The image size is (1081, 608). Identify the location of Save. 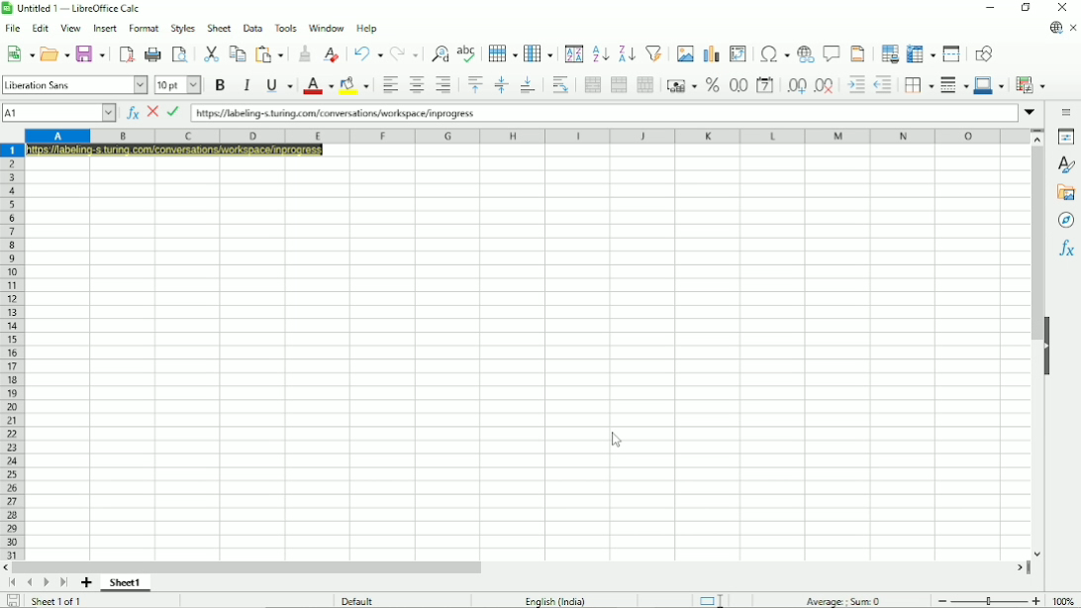
(91, 52).